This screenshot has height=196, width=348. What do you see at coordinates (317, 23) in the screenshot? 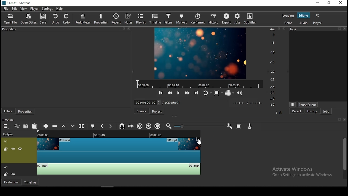
I see `player` at bounding box center [317, 23].